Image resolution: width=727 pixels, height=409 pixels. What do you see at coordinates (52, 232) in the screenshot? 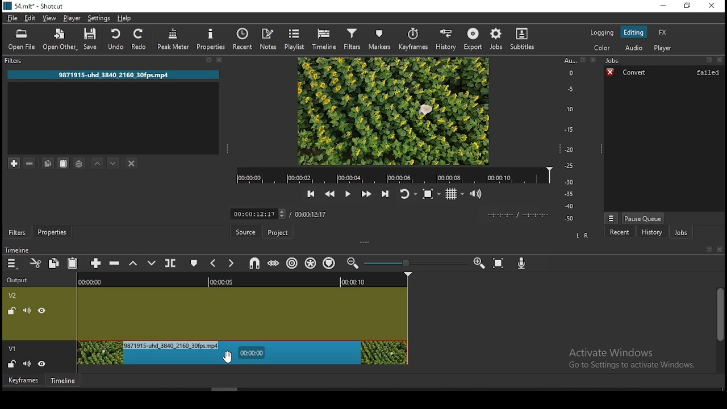
I see `properties` at bounding box center [52, 232].